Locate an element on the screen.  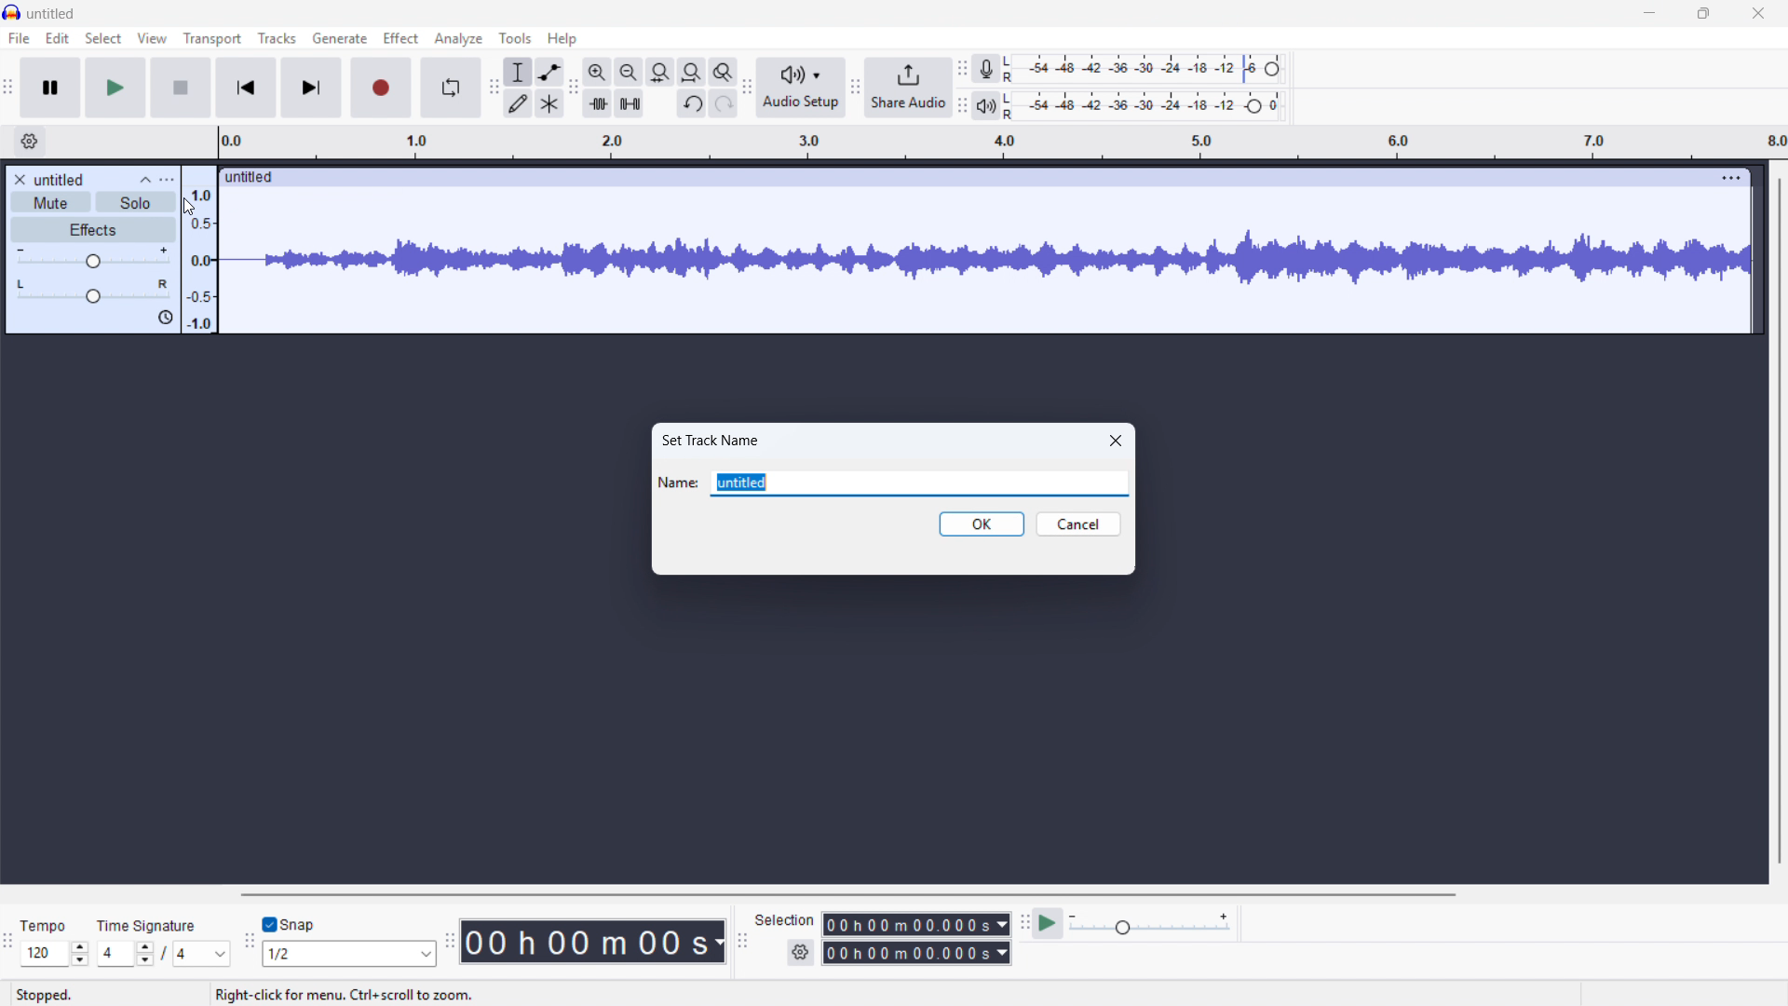
Time signature is located at coordinates (149, 924).